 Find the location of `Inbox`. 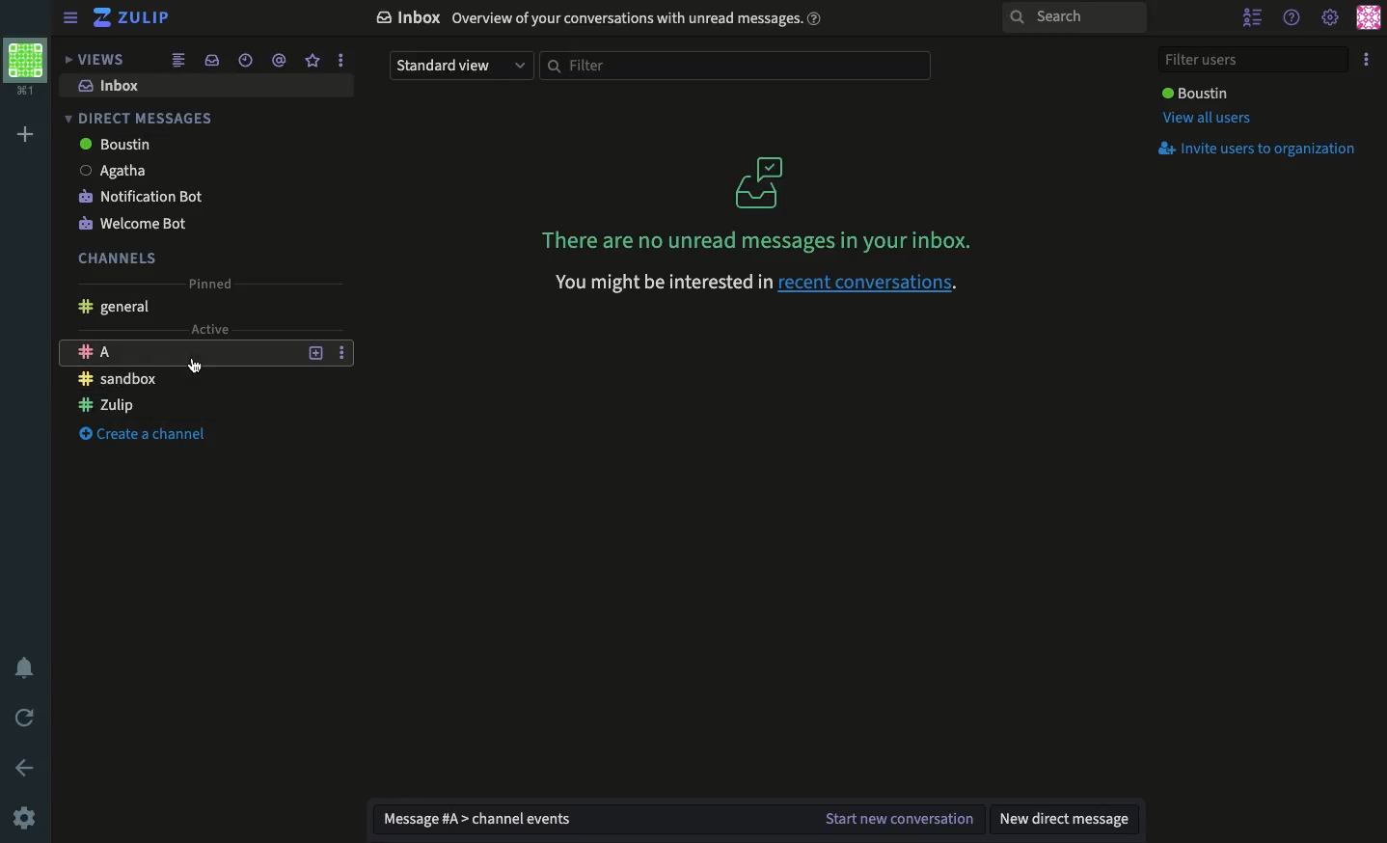

Inbox is located at coordinates (581, 19).